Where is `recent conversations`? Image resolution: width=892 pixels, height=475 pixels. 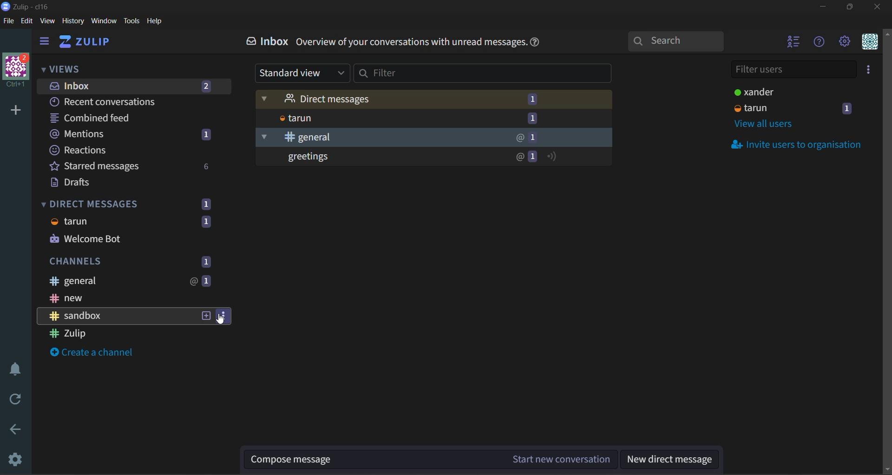
recent conversations is located at coordinates (113, 101).